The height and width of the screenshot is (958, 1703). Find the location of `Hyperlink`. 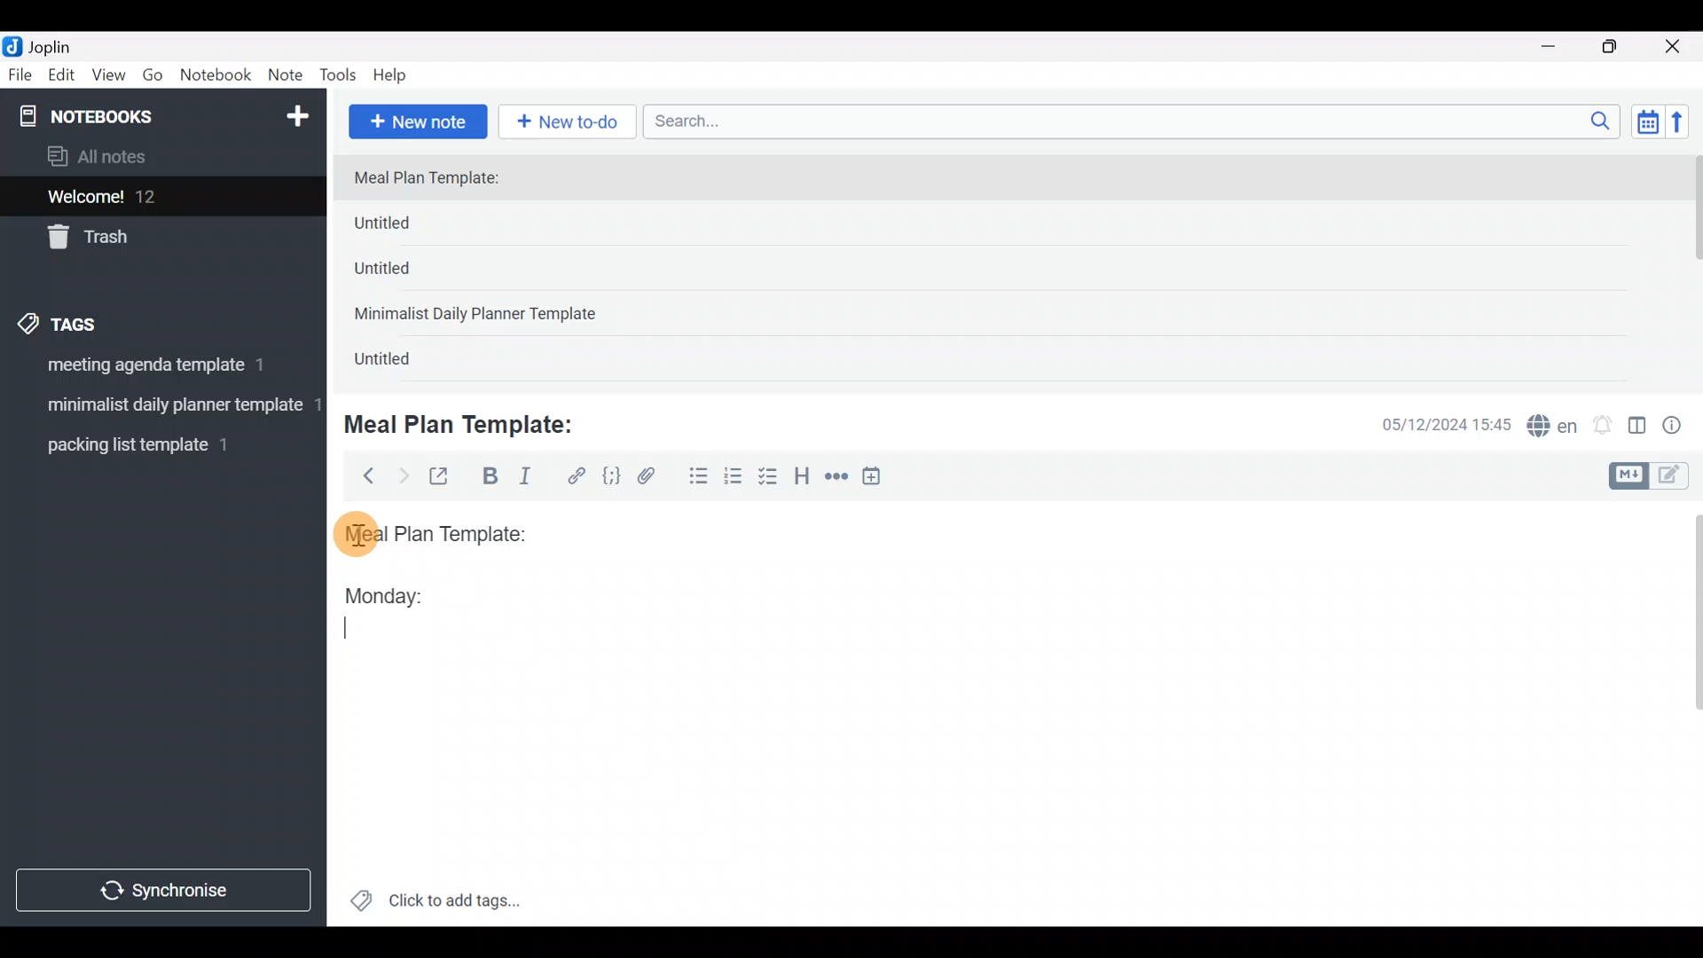

Hyperlink is located at coordinates (577, 476).